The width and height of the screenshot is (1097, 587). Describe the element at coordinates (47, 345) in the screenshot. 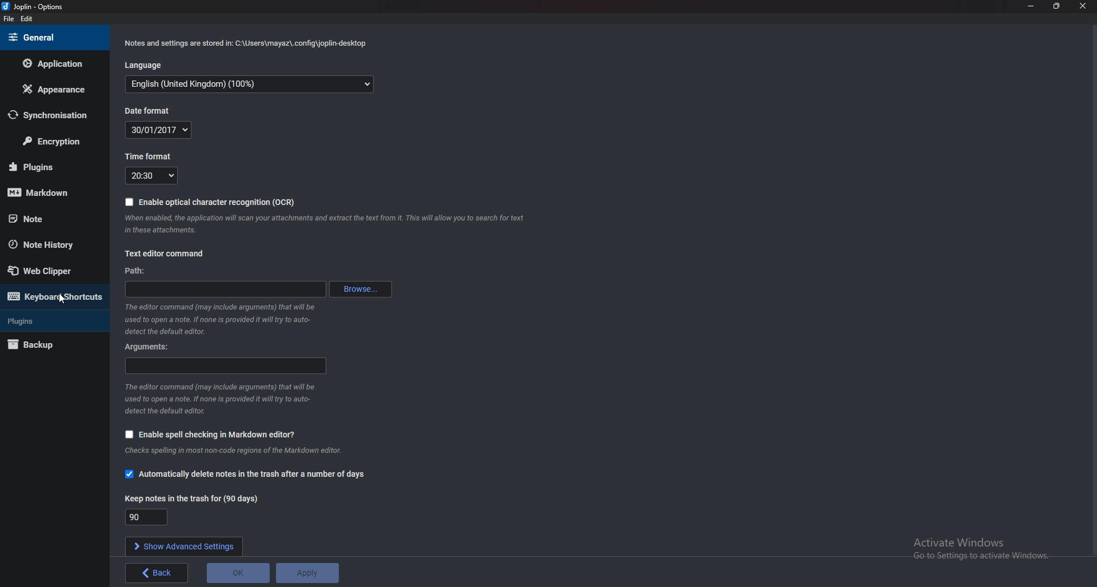

I see `Backup` at that location.